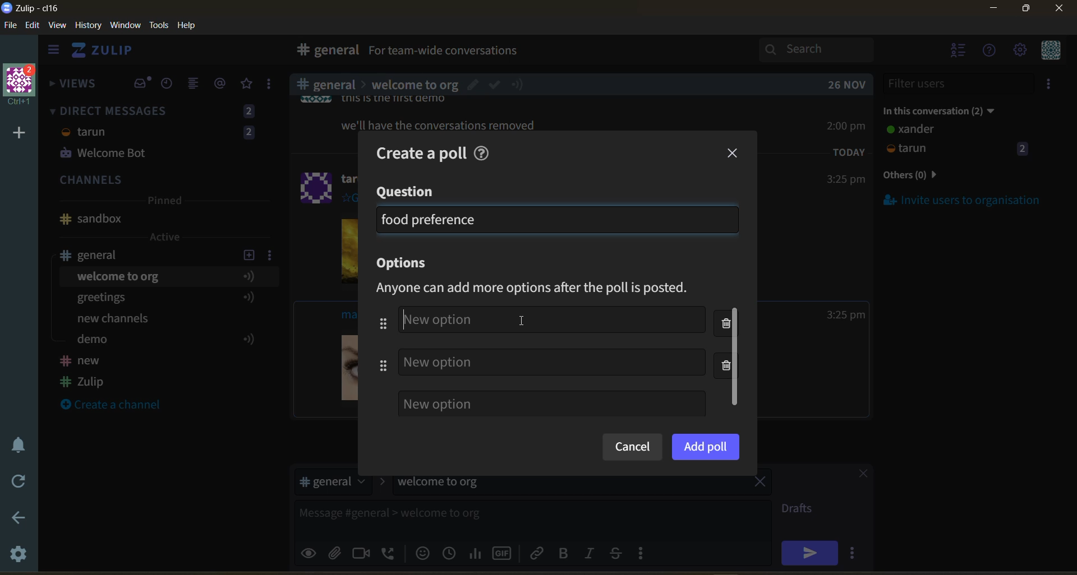 This screenshot has width=1077, height=575. What do you see at coordinates (164, 202) in the screenshot?
I see `pinned` at bounding box center [164, 202].